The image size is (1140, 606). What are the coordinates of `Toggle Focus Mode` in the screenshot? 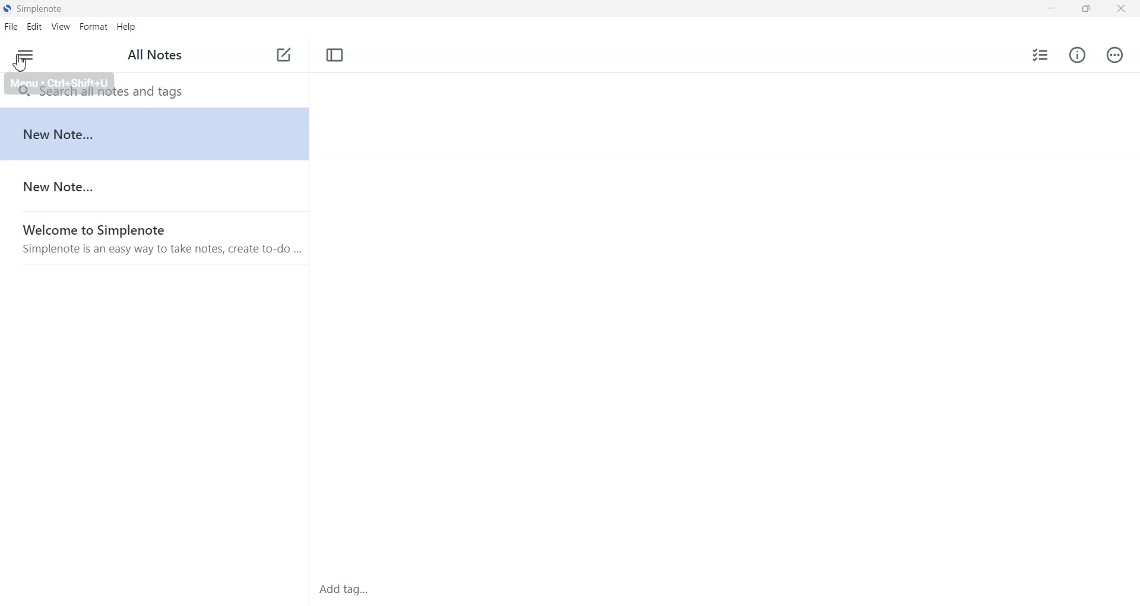 It's located at (334, 56).